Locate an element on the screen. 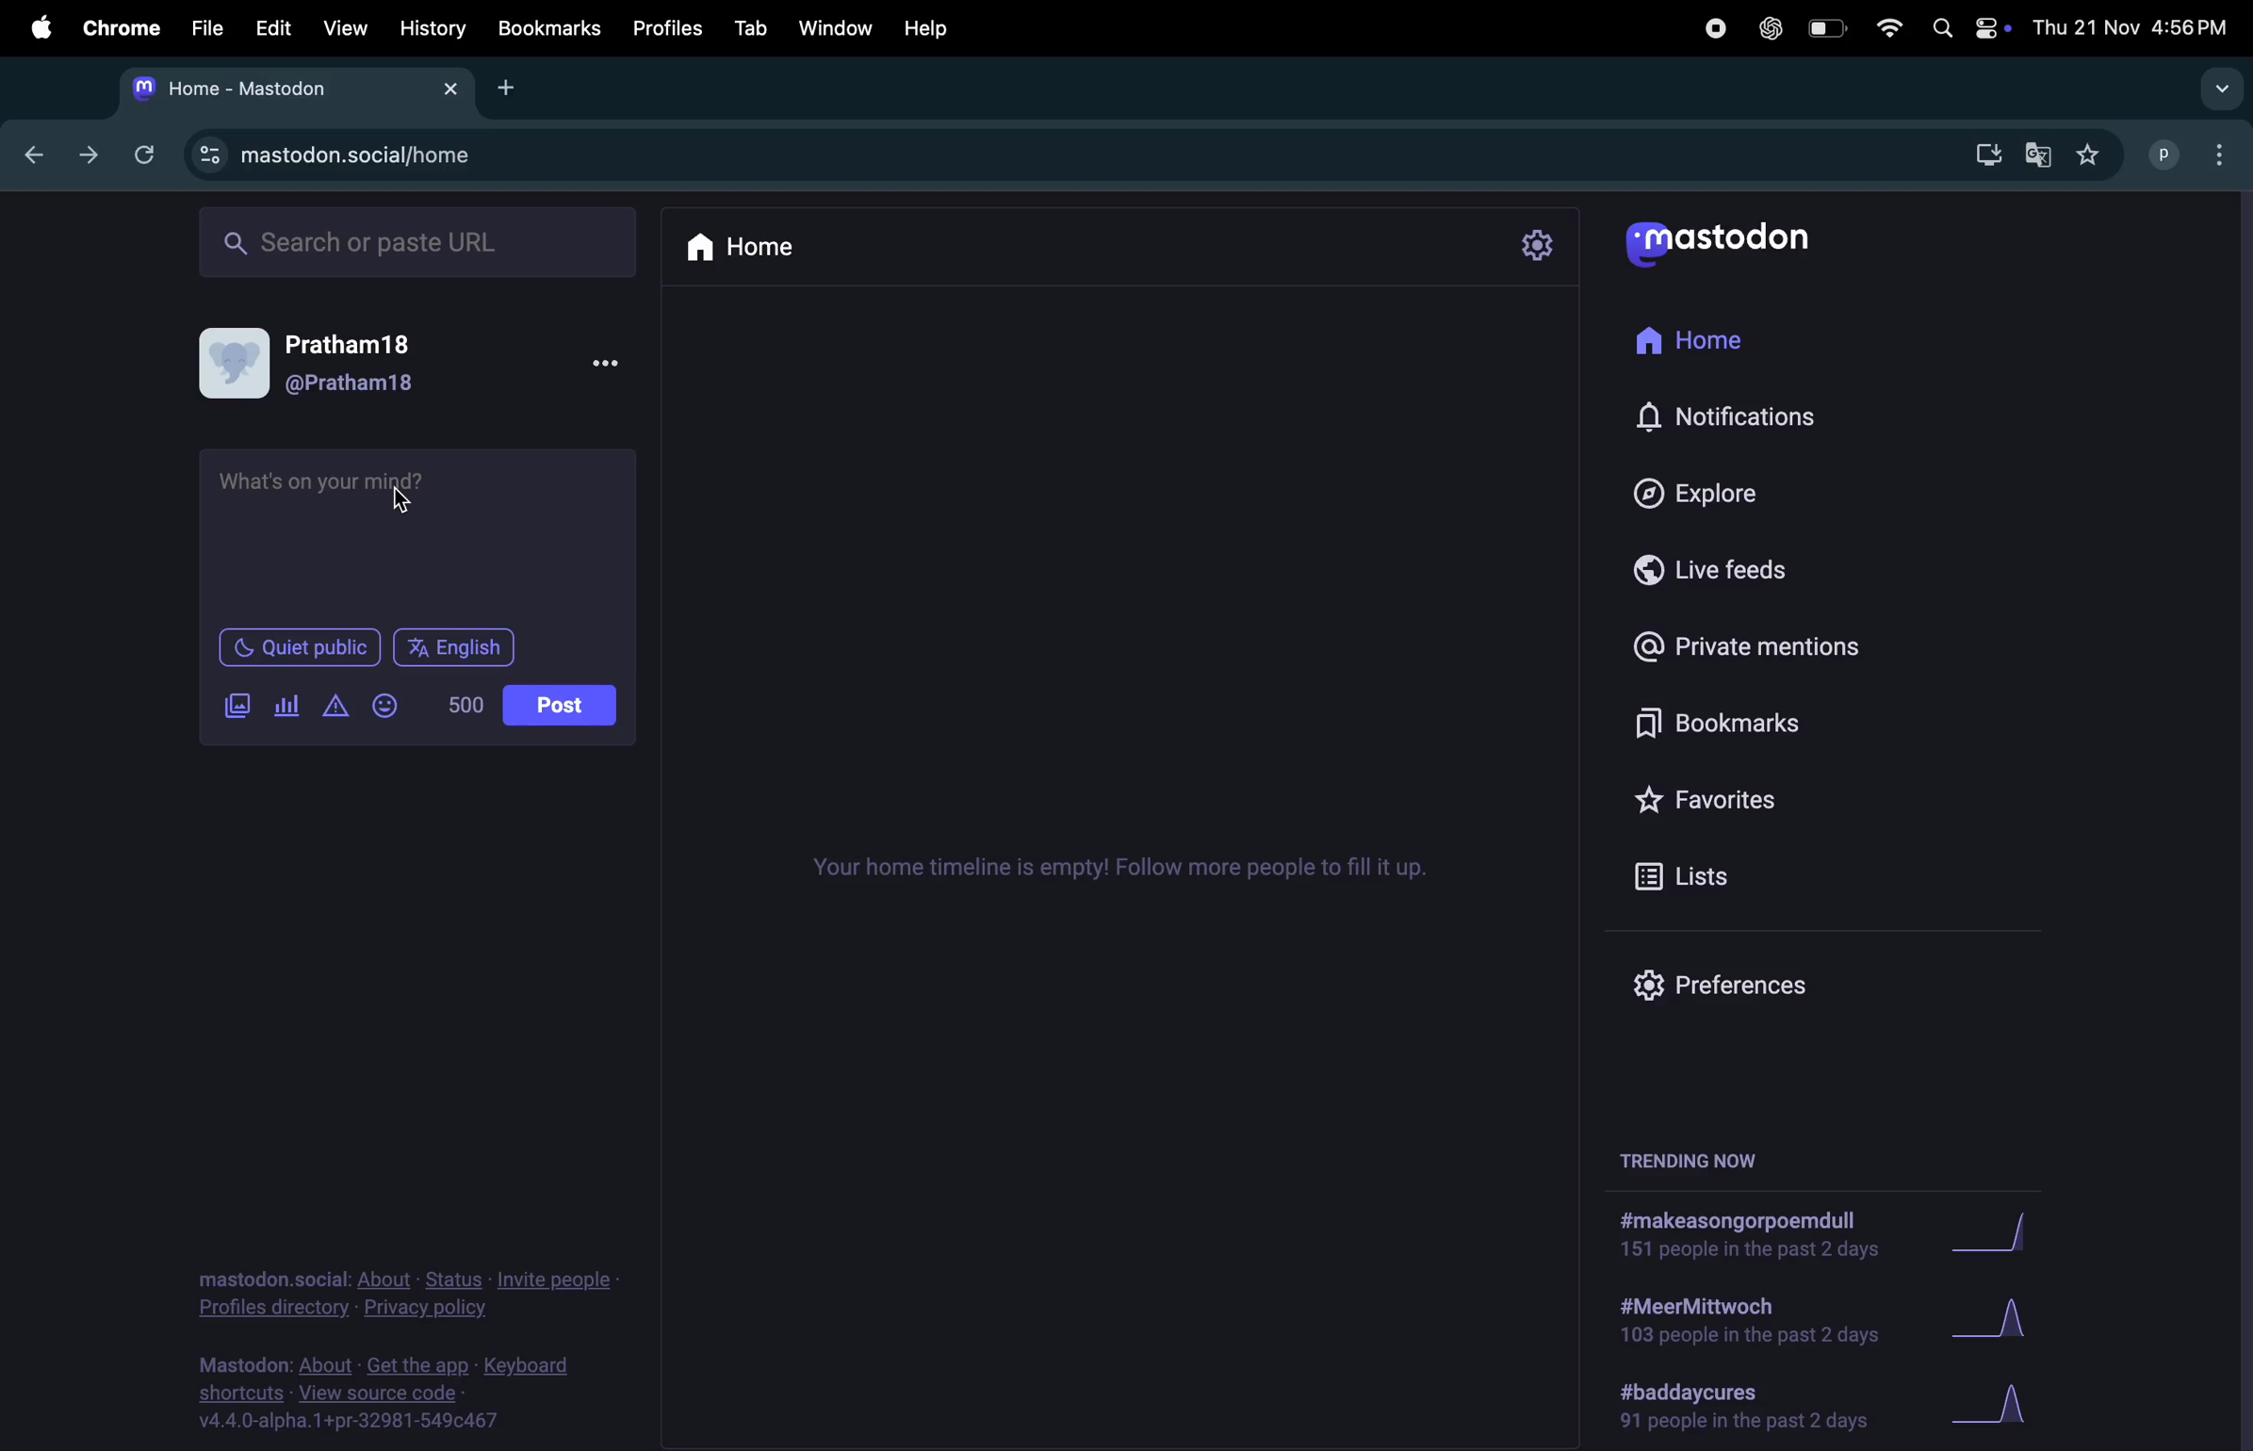 This screenshot has width=2253, height=1451. textbox is located at coordinates (422, 530).